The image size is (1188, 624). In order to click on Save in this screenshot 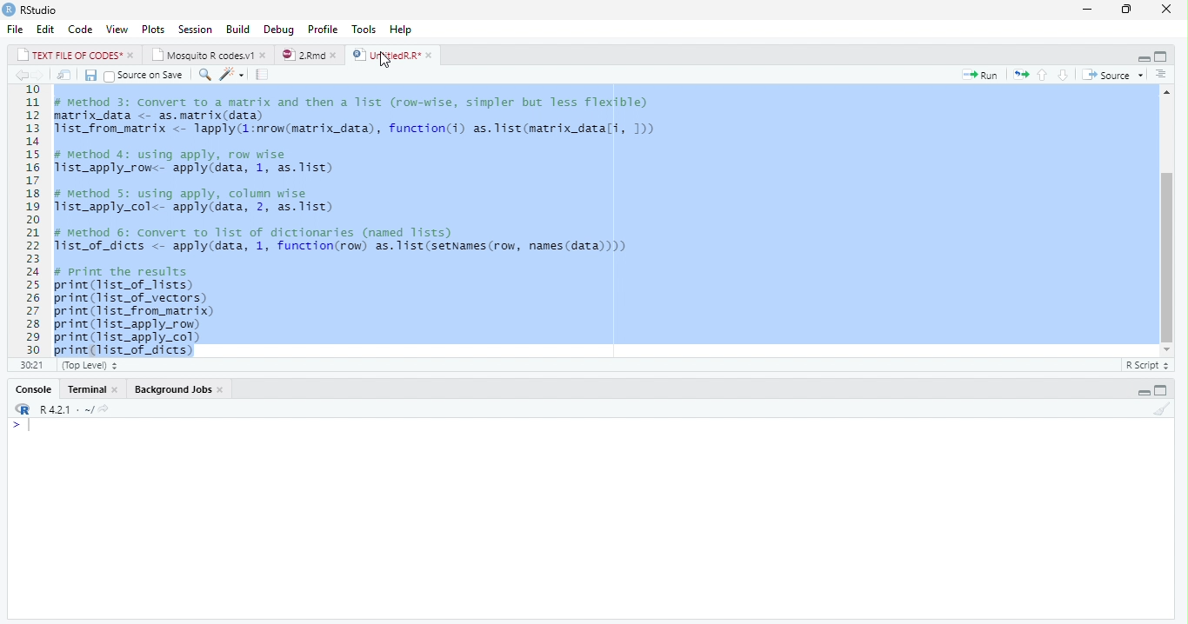, I will do `click(90, 76)`.